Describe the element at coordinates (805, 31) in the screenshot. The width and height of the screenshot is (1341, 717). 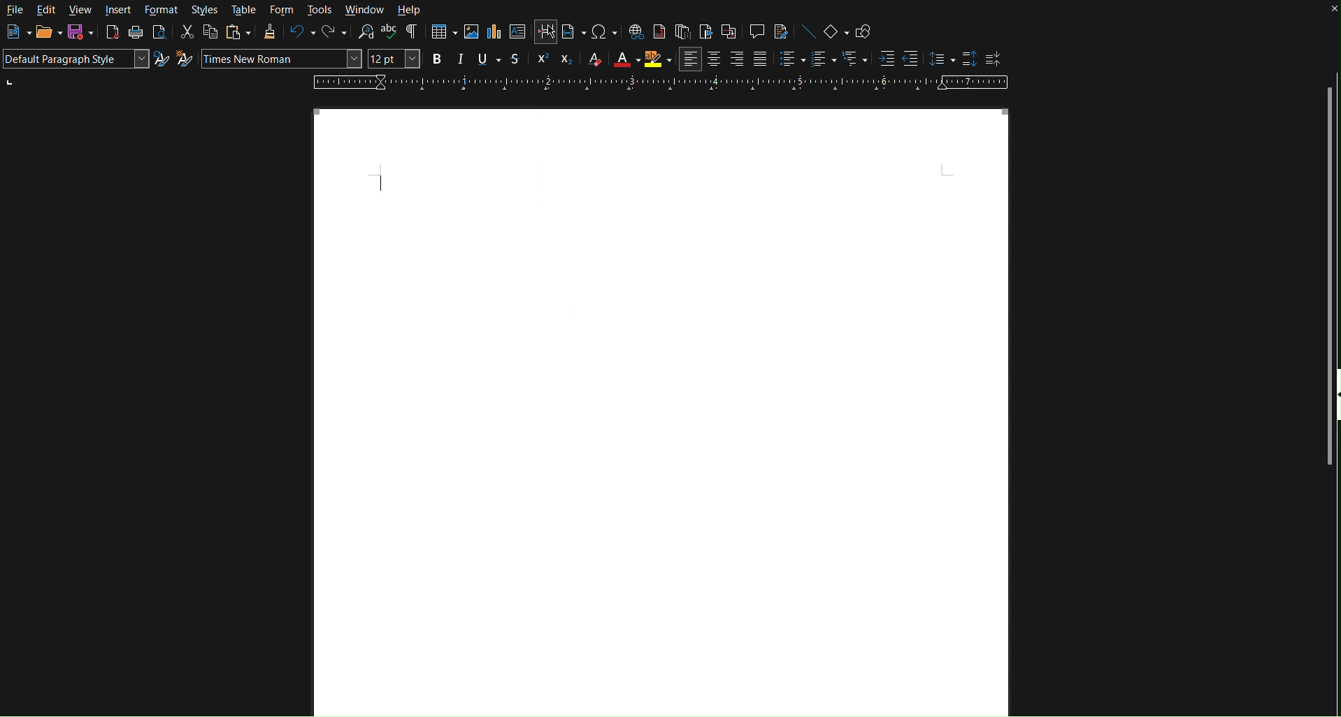
I see `Insert Line` at that location.